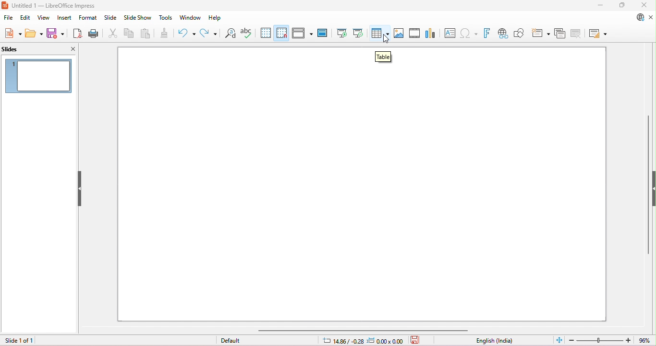 This screenshot has height=346, width=656. What do you see at coordinates (363, 330) in the screenshot?
I see `horizontal scroll bar` at bounding box center [363, 330].